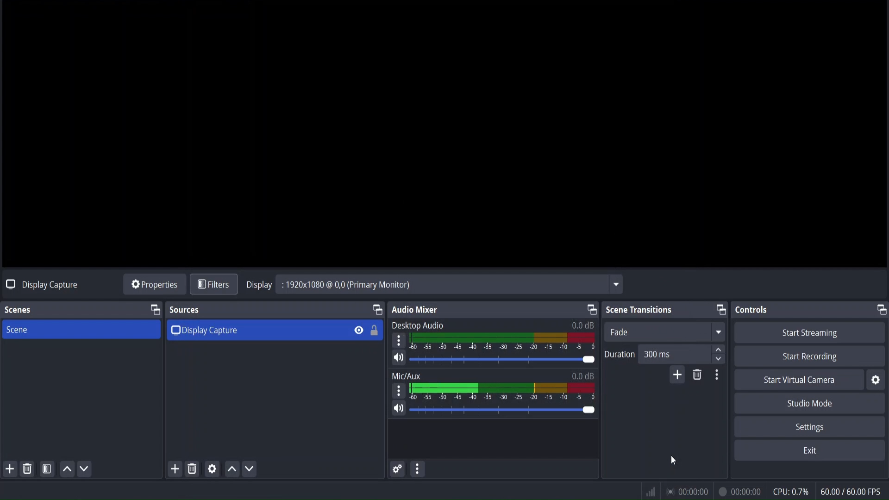 This screenshot has width=889, height=500. What do you see at coordinates (214, 285) in the screenshot?
I see `filters` at bounding box center [214, 285].